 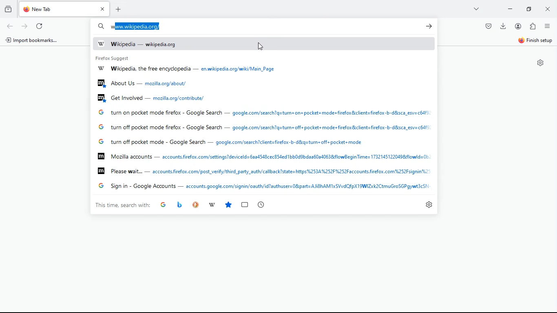 I want to click on import bookmarks, so click(x=35, y=41).